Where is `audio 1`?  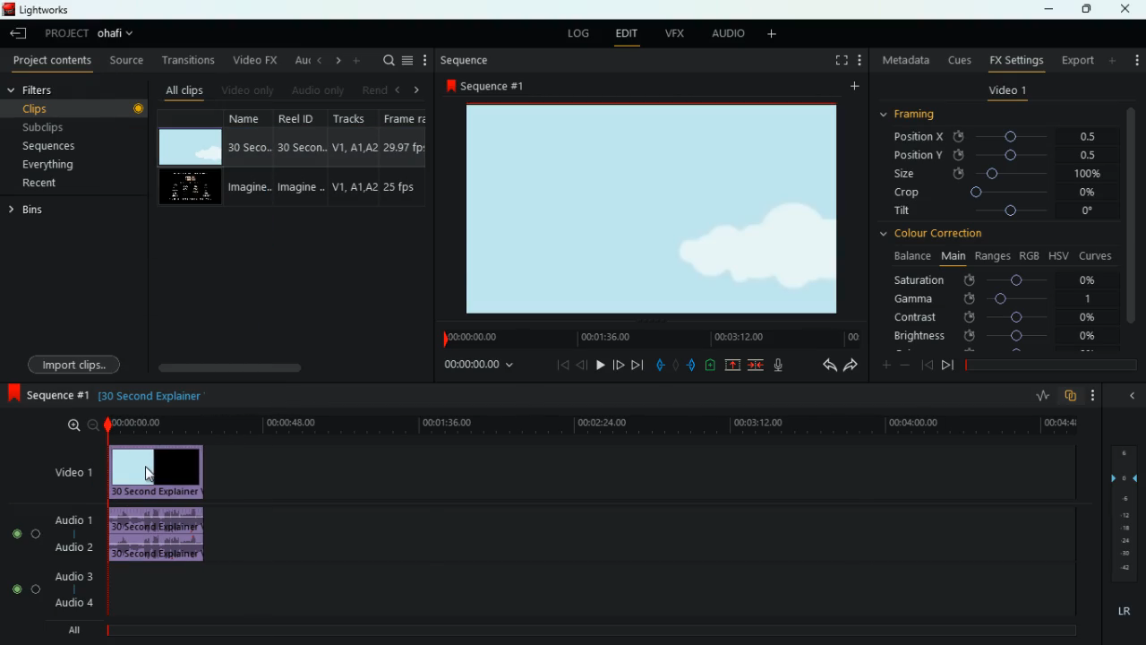 audio 1 is located at coordinates (75, 520).